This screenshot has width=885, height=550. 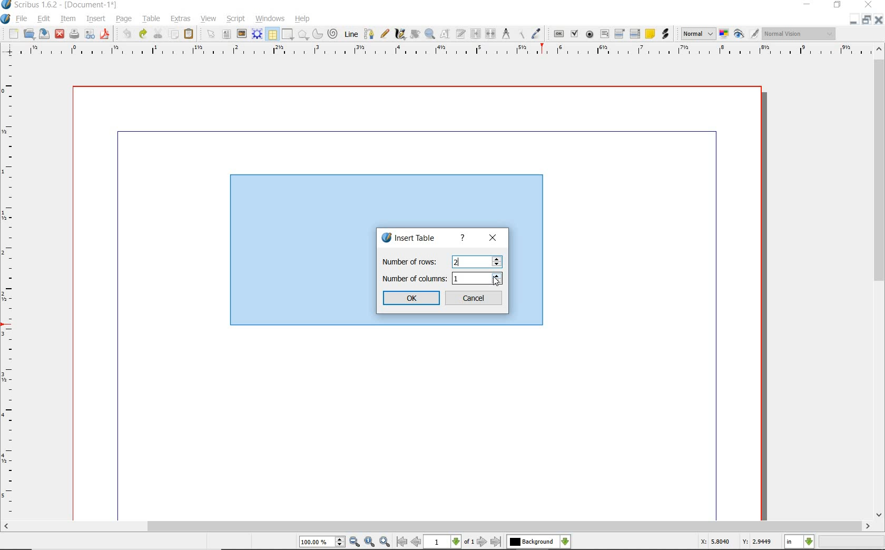 What do you see at coordinates (10, 288) in the screenshot?
I see `ruler` at bounding box center [10, 288].